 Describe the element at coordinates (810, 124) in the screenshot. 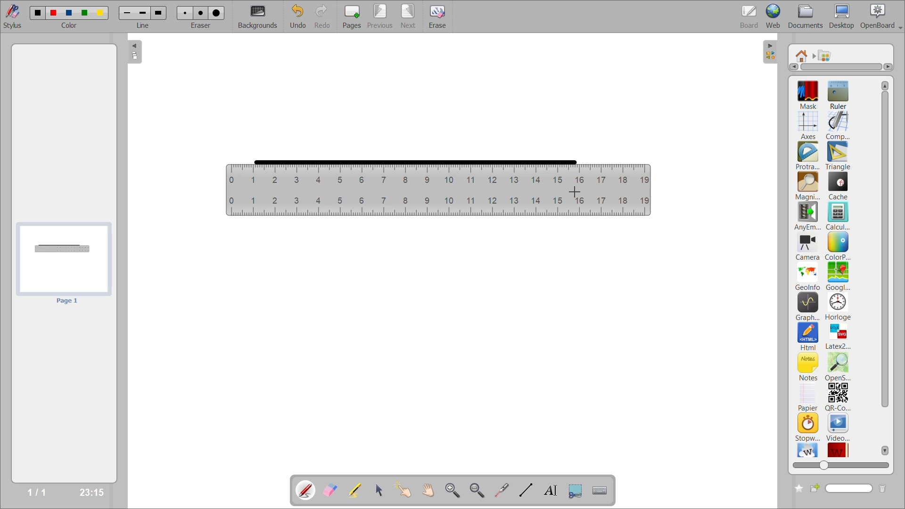

I see `axes` at that location.